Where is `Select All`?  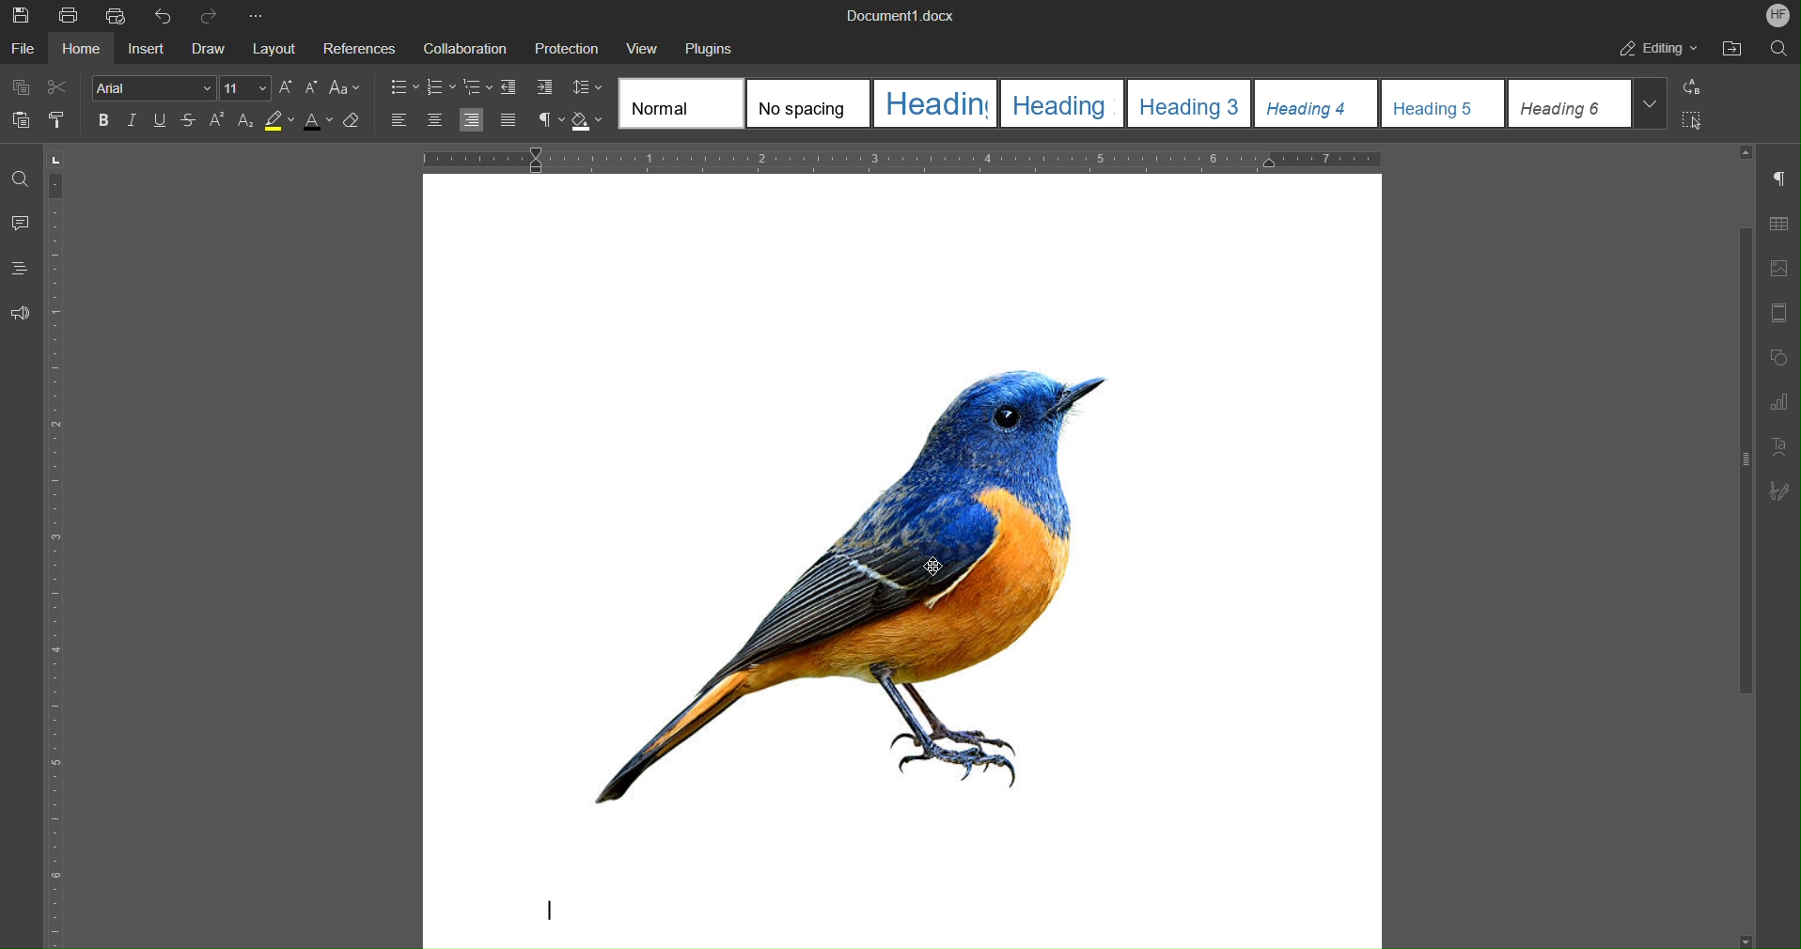
Select All is located at coordinates (1688, 120).